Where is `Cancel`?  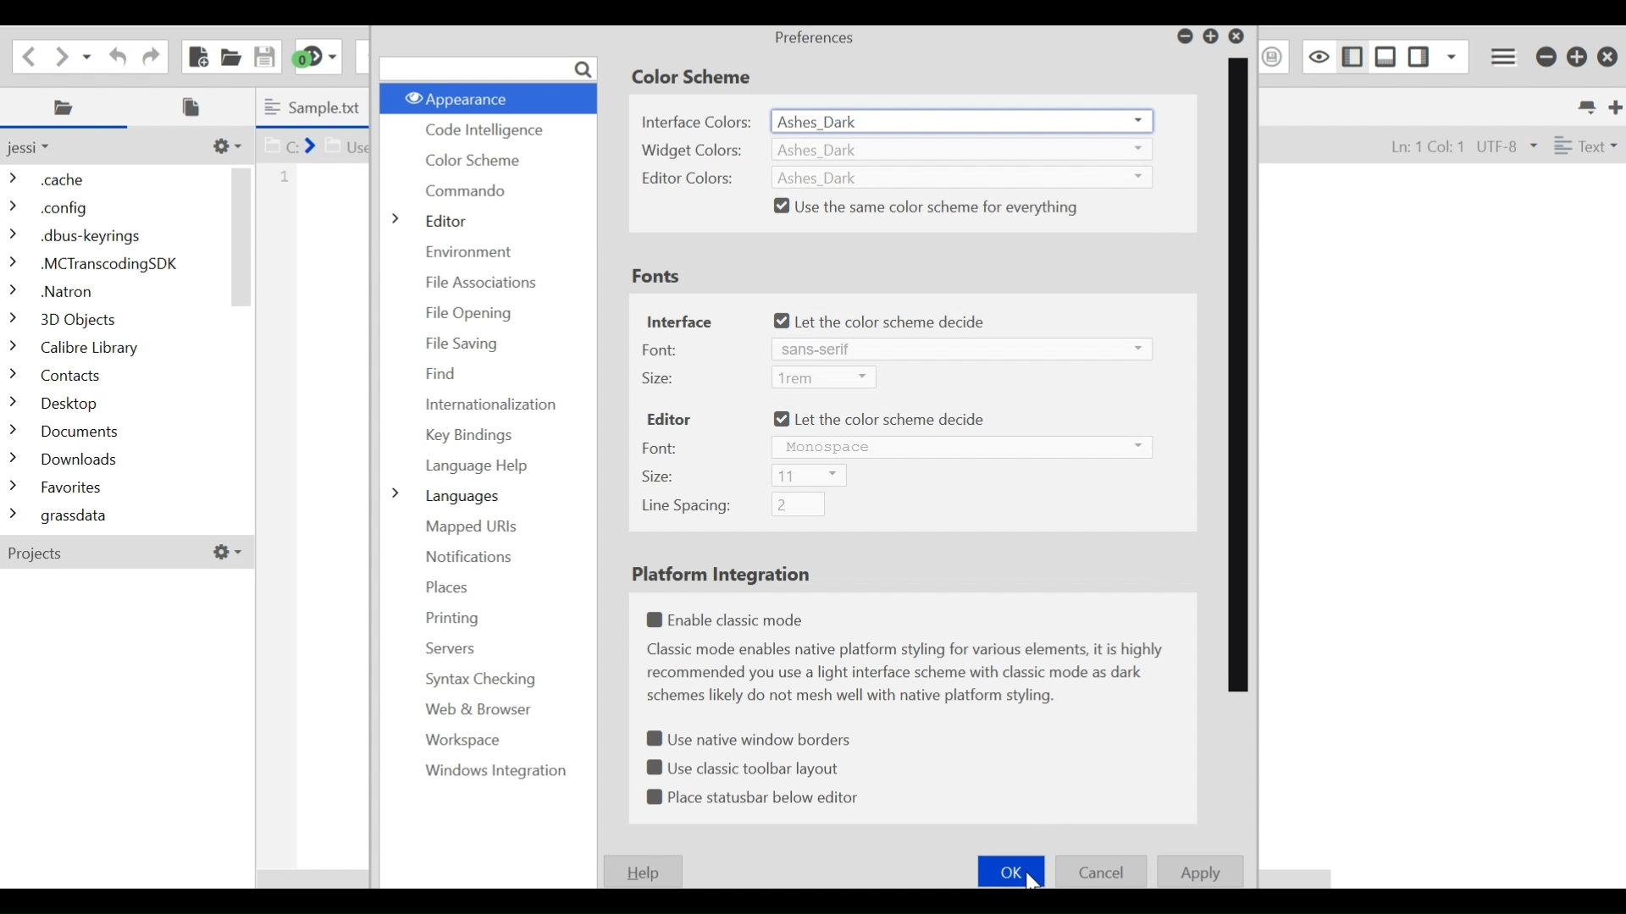
Cancel is located at coordinates (1103, 871).